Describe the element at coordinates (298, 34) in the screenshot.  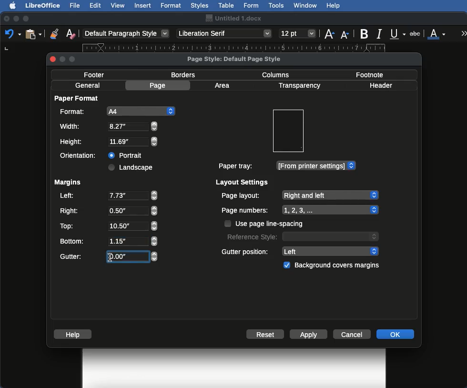
I see `Size` at that location.